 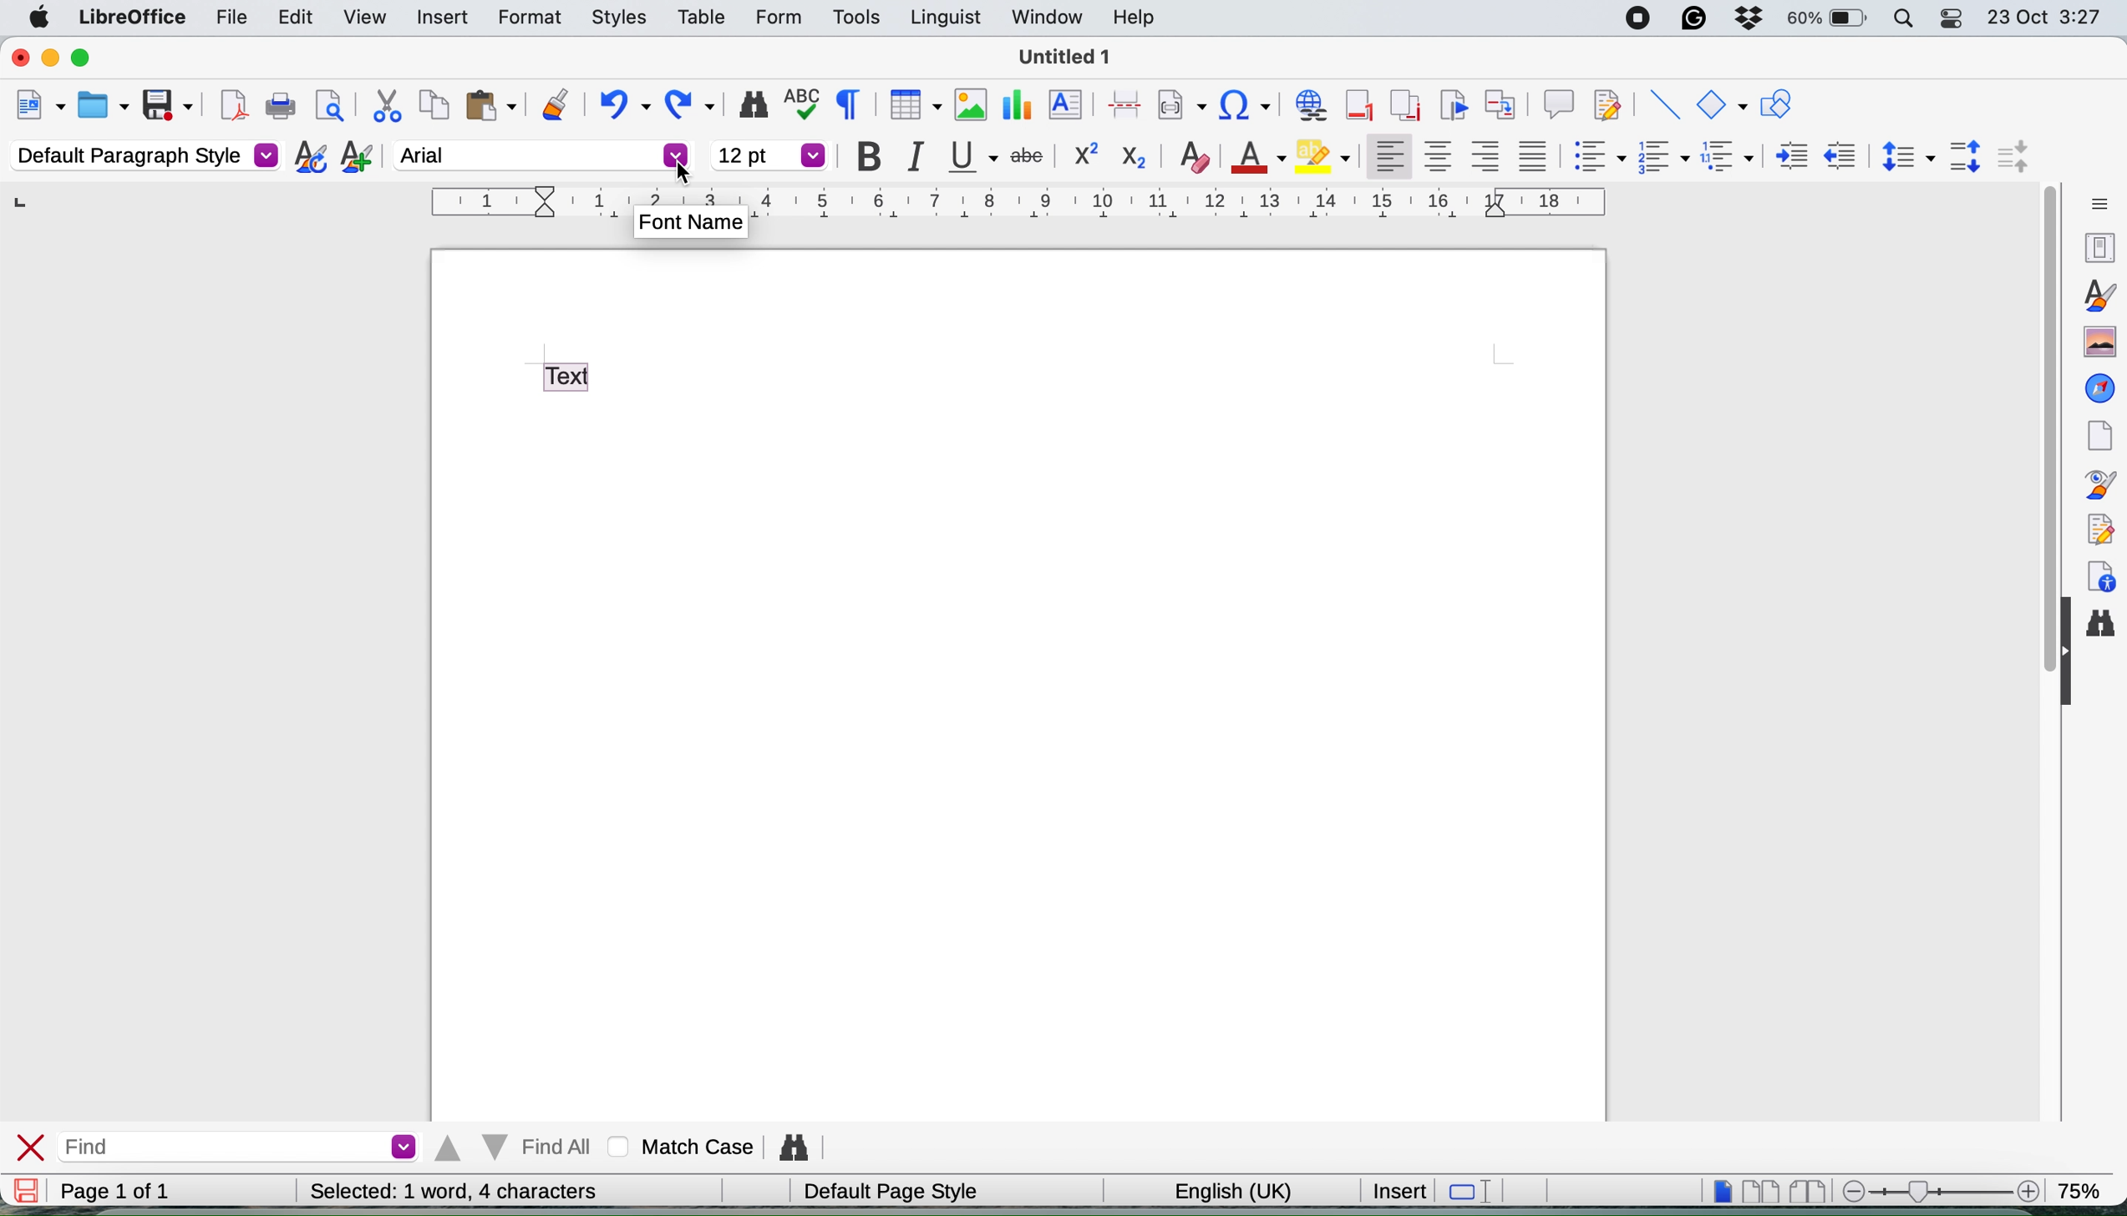 I want to click on navigator, so click(x=2100, y=388).